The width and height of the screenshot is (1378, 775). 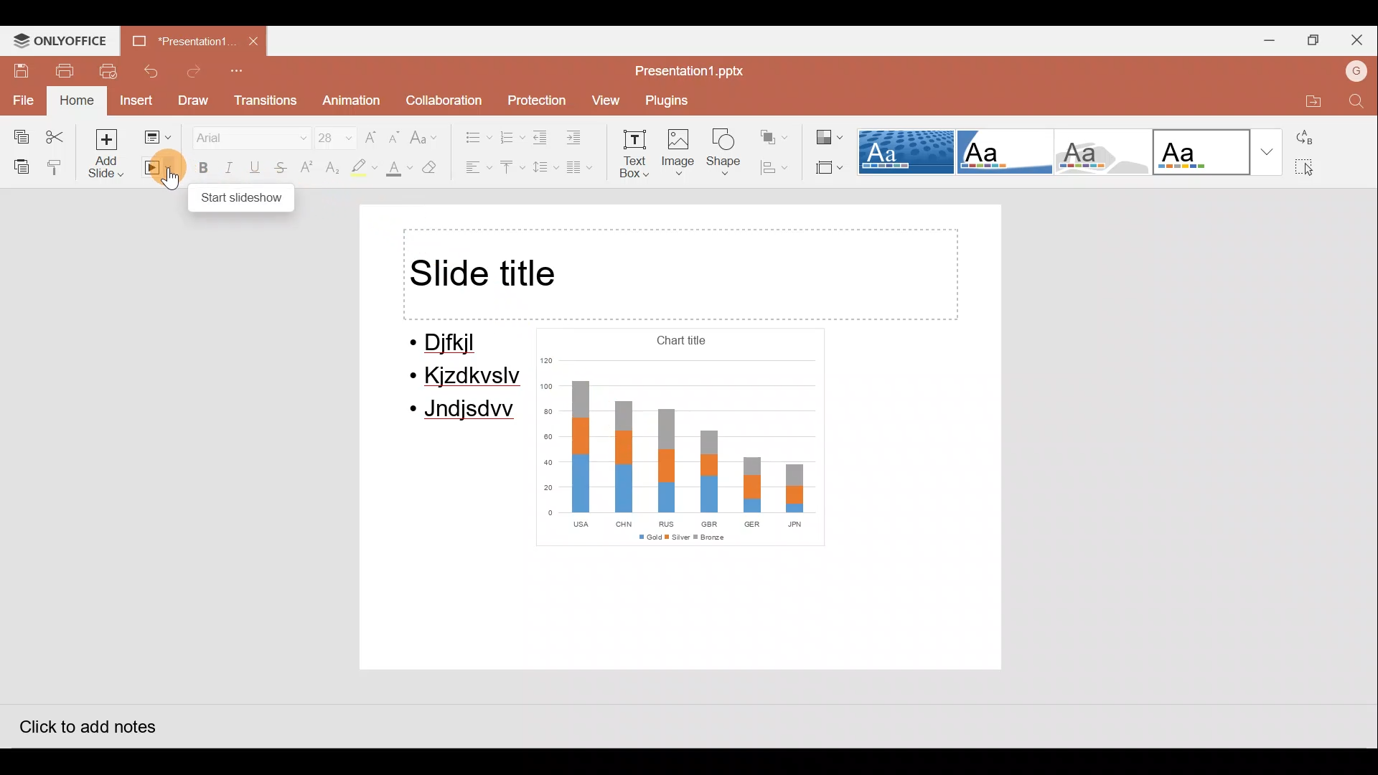 What do you see at coordinates (225, 164) in the screenshot?
I see `Italics` at bounding box center [225, 164].